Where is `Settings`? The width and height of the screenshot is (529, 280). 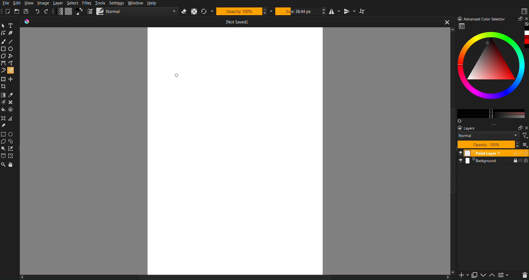
Settings is located at coordinates (118, 3).